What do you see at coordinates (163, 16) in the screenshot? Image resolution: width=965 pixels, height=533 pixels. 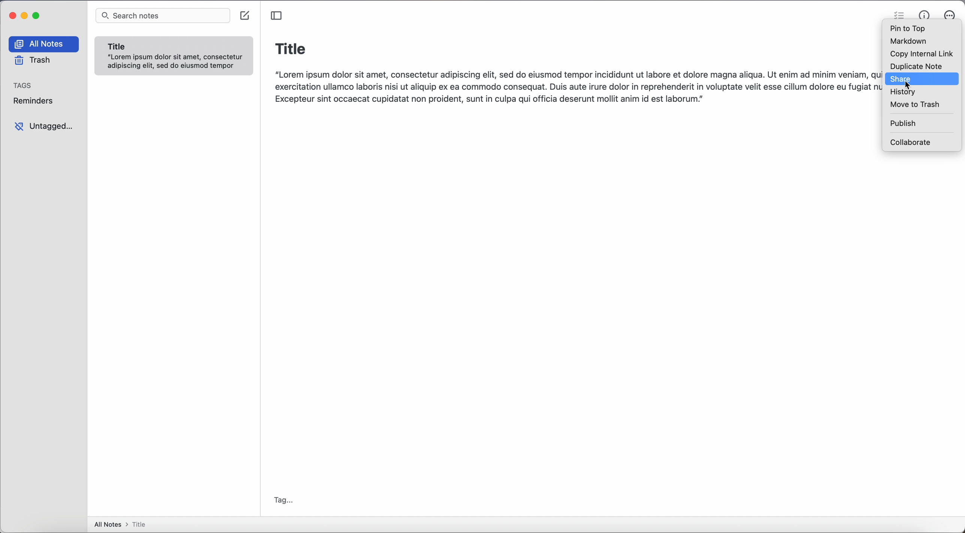 I see `search bar` at bounding box center [163, 16].